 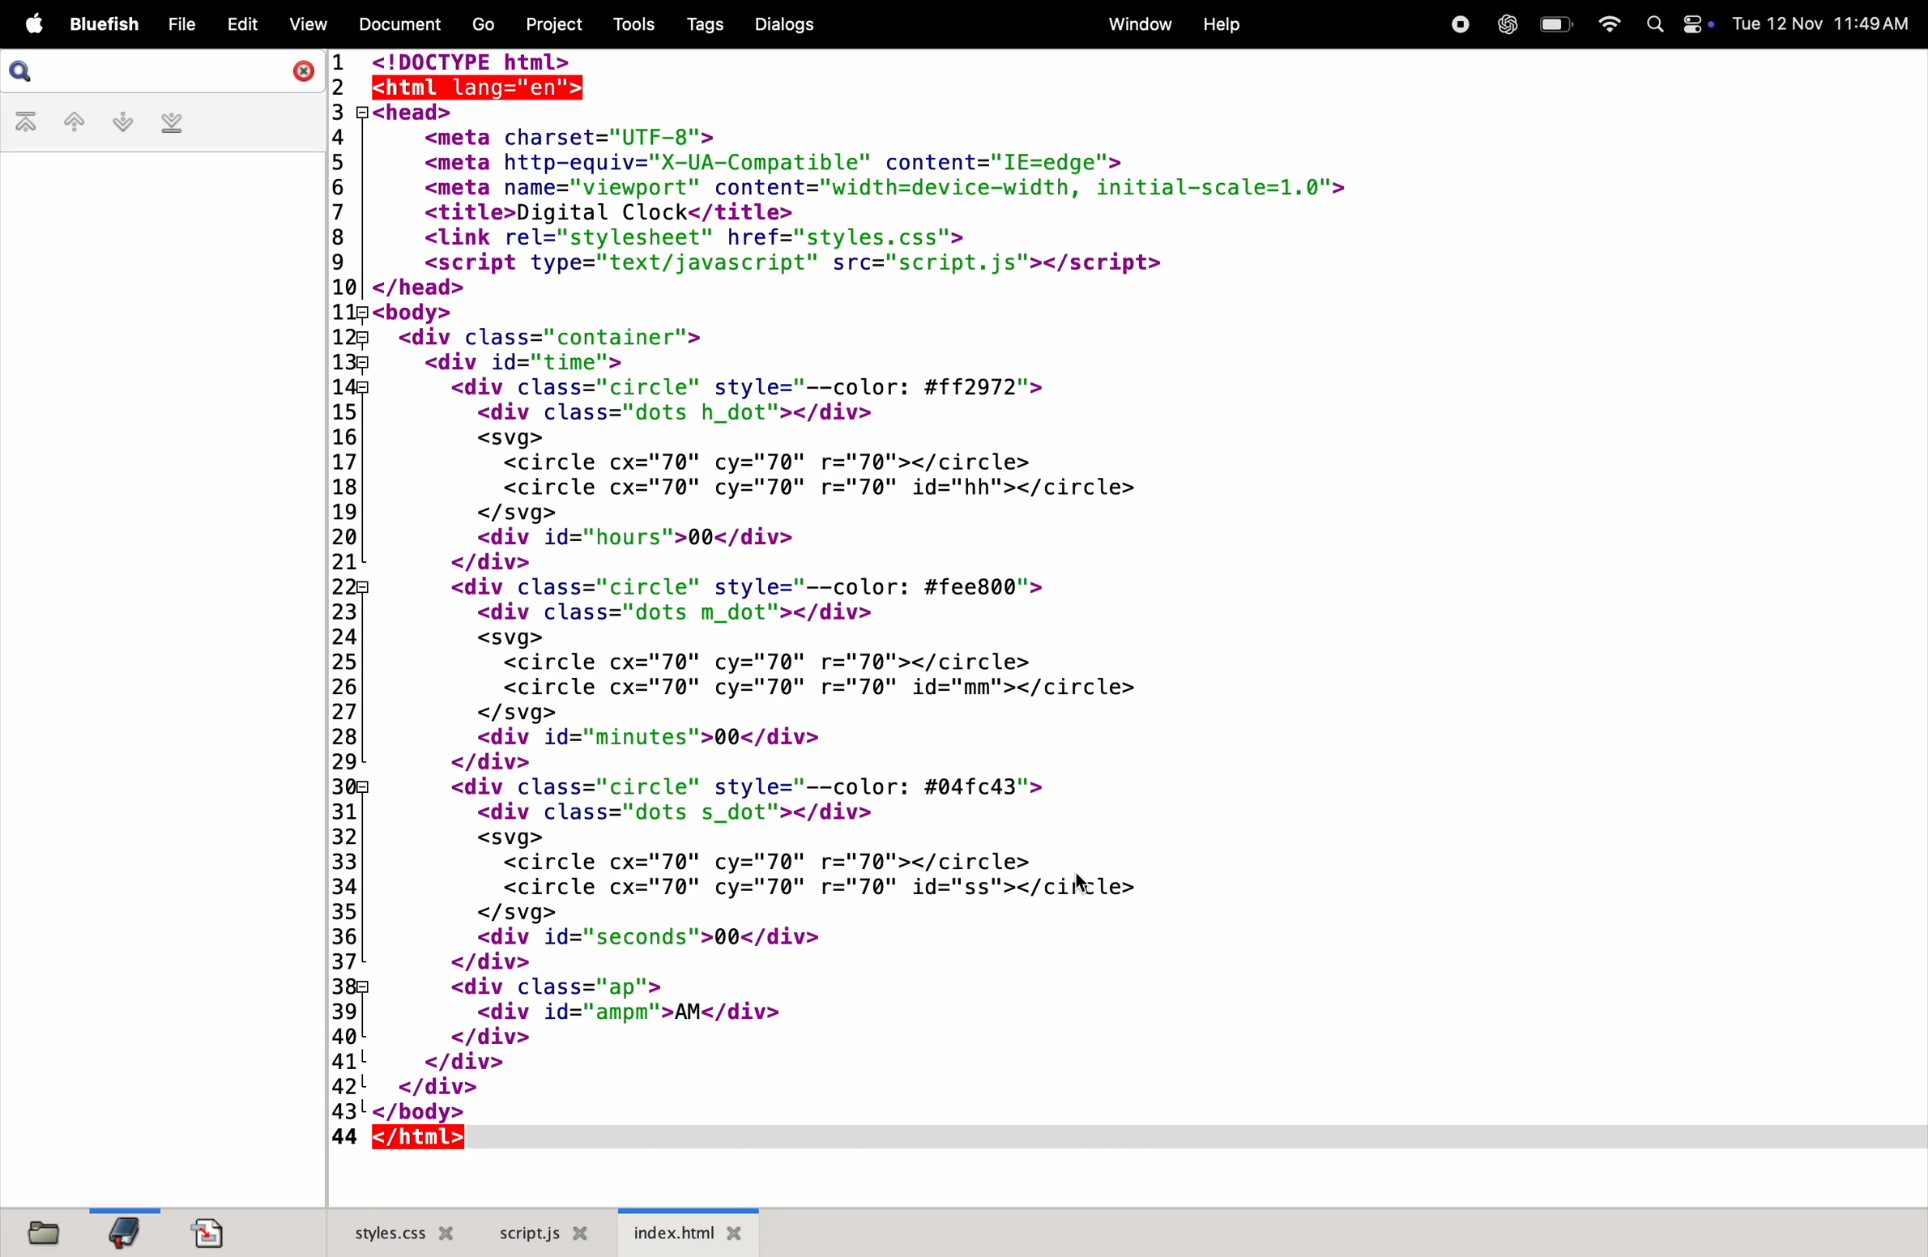 I want to click on script.js, so click(x=544, y=1233).